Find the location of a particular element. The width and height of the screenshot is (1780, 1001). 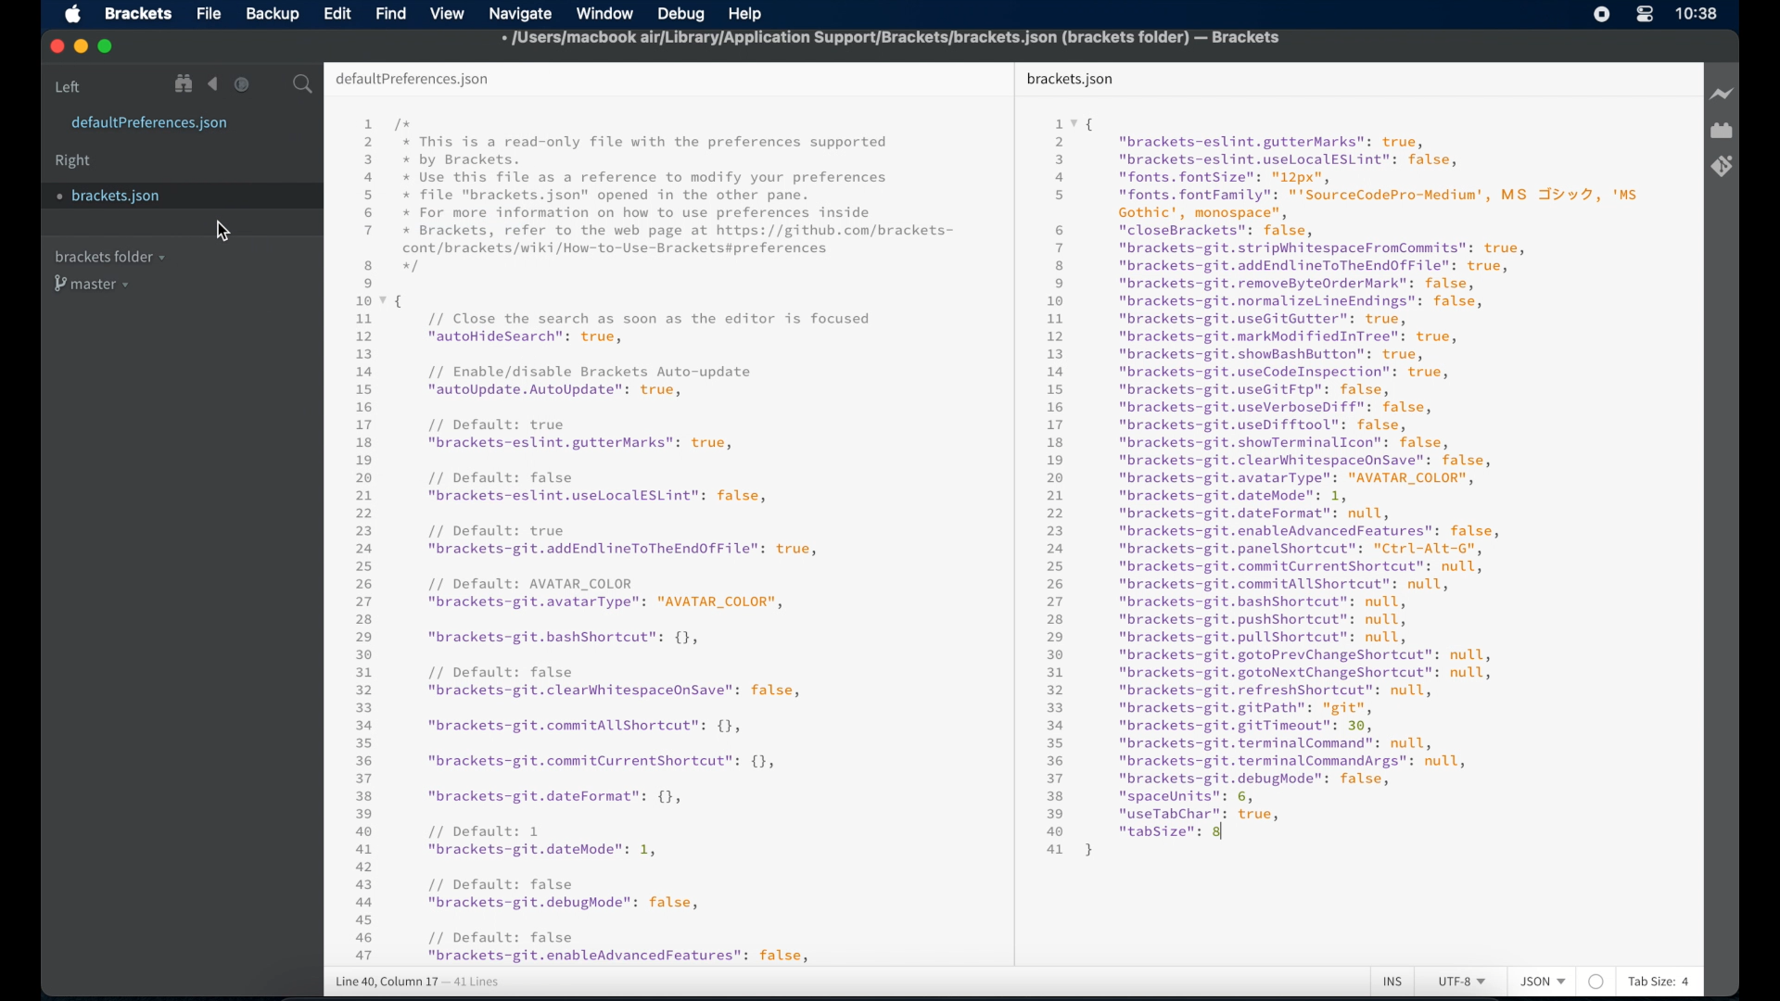

defaultpreferences.json is located at coordinates (149, 123).